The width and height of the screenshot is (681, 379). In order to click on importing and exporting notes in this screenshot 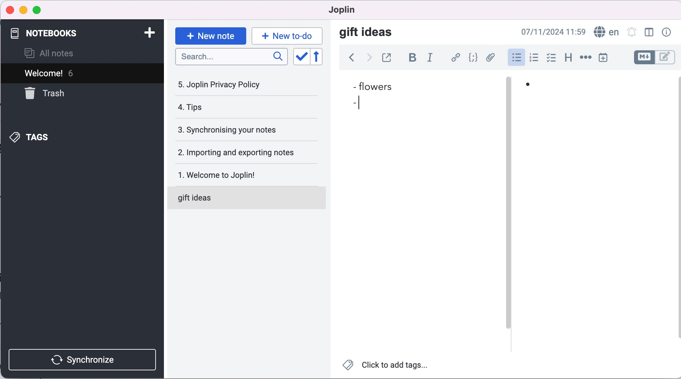, I will do `click(244, 152)`.